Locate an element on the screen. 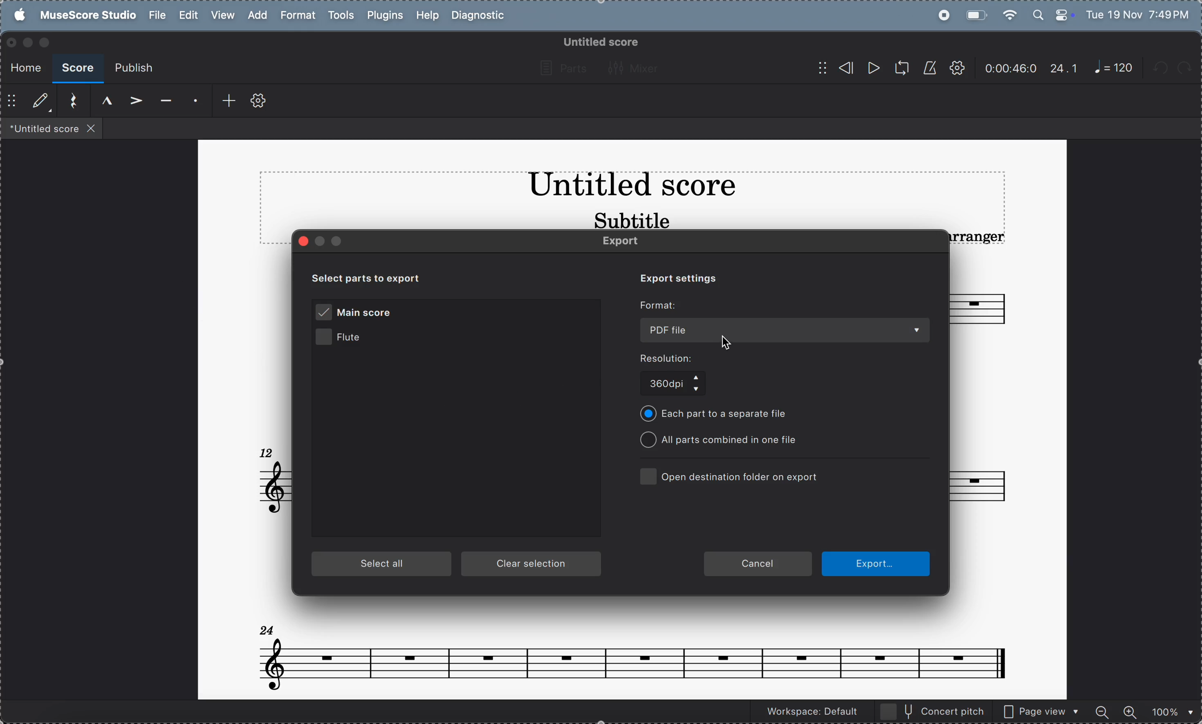 This screenshot has width=1202, height=724. Each part to a seperate file is located at coordinates (722, 414).